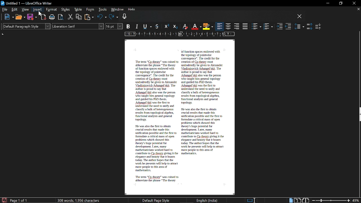 This screenshot has width=361, height=203. What do you see at coordinates (15, 9) in the screenshot?
I see `Edit` at bounding box center [15, 9].